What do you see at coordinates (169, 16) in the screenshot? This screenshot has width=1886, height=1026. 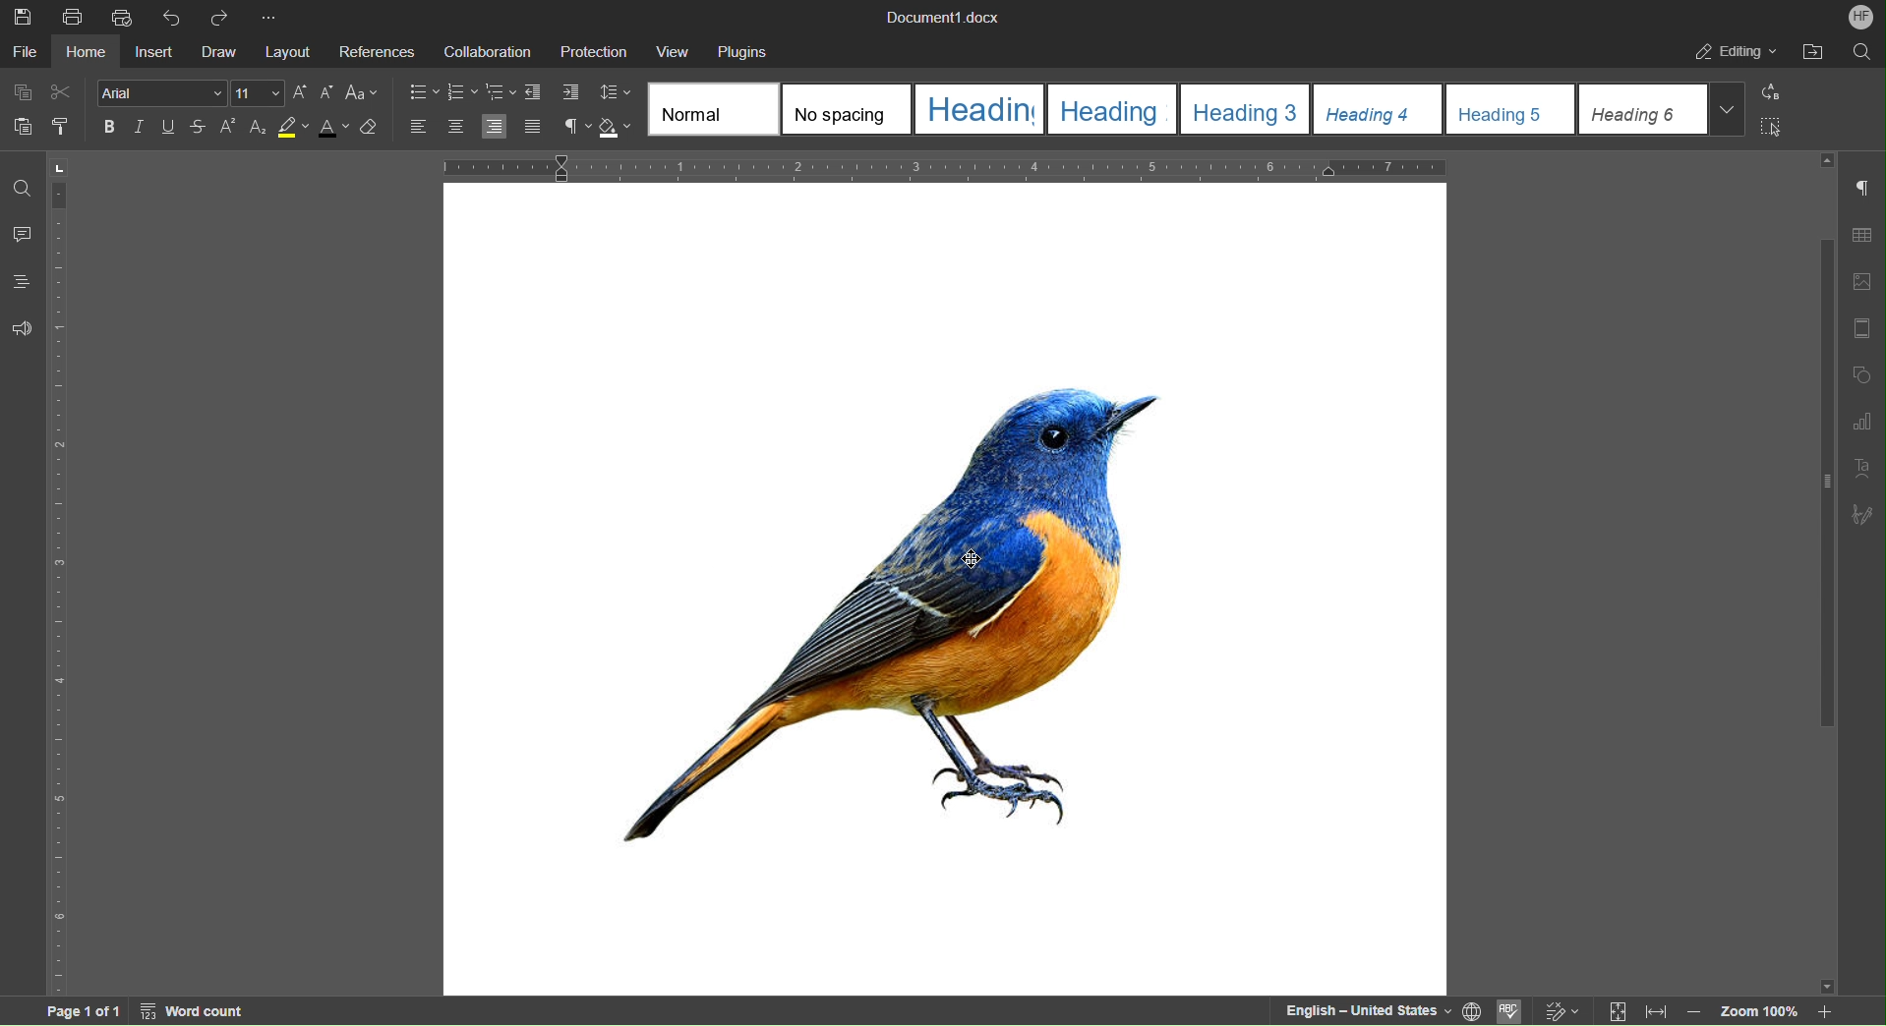 I see `Undo` at bounding box center [169, 16].